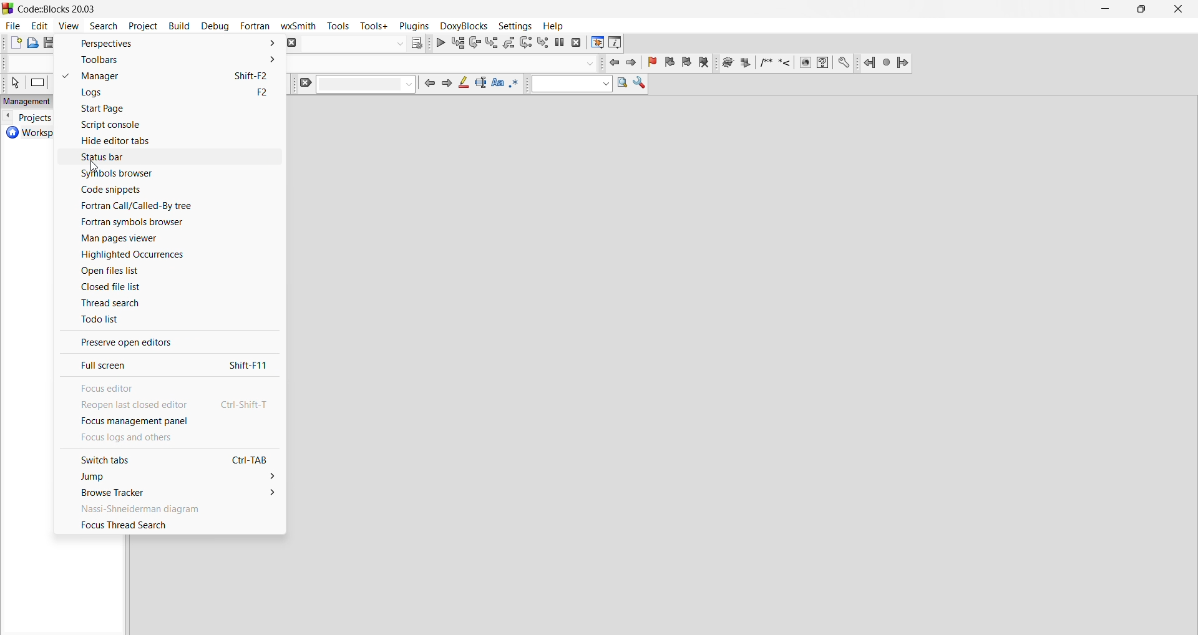  Describe the element at coordinates (514, 25) in the screenshot. I see `settings` at that location.